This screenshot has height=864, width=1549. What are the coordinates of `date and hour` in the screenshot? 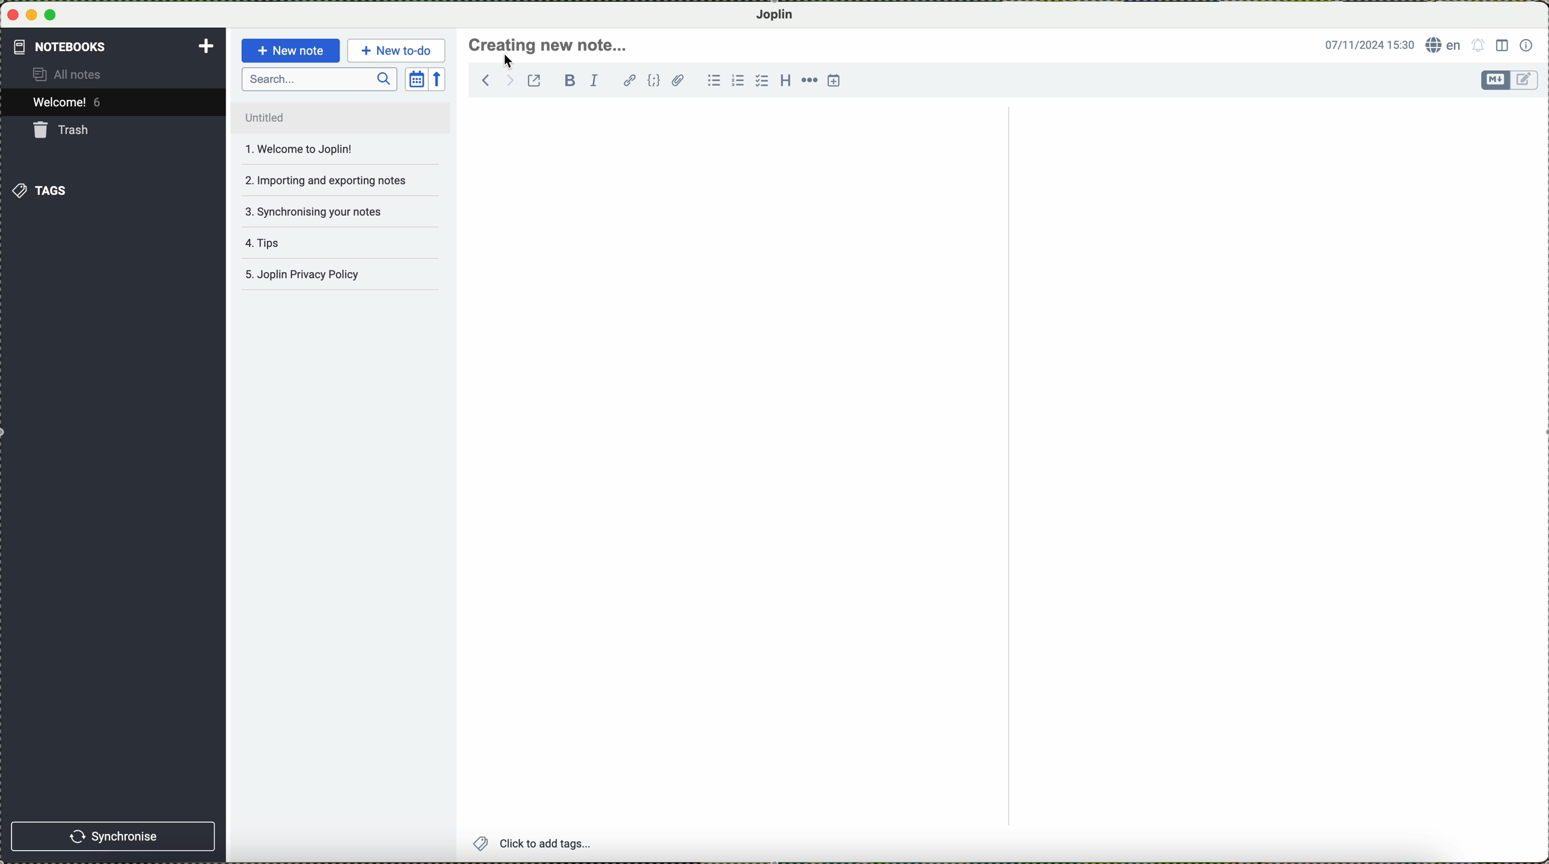 It's located at (1365, 43).